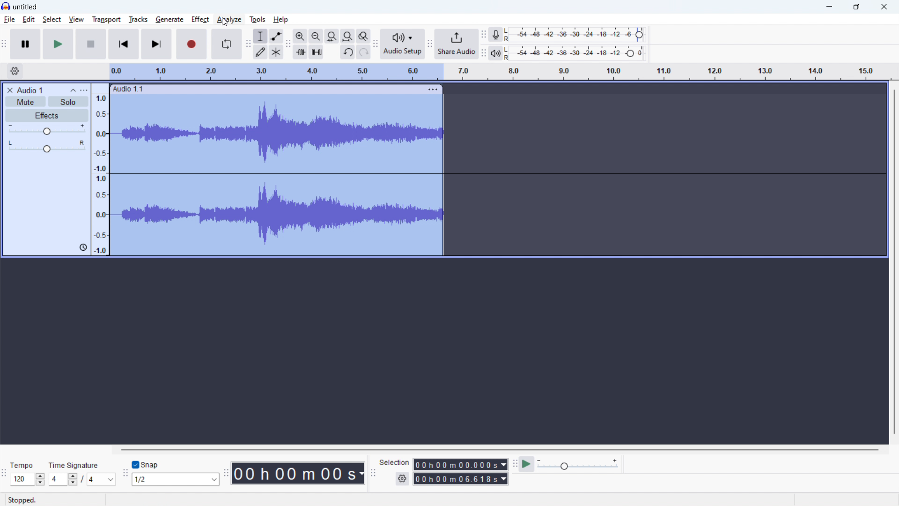 The image size is (899, 506). Describe the element at coordinates (279, 177) in the screenshot. I see `track selected` at that location.